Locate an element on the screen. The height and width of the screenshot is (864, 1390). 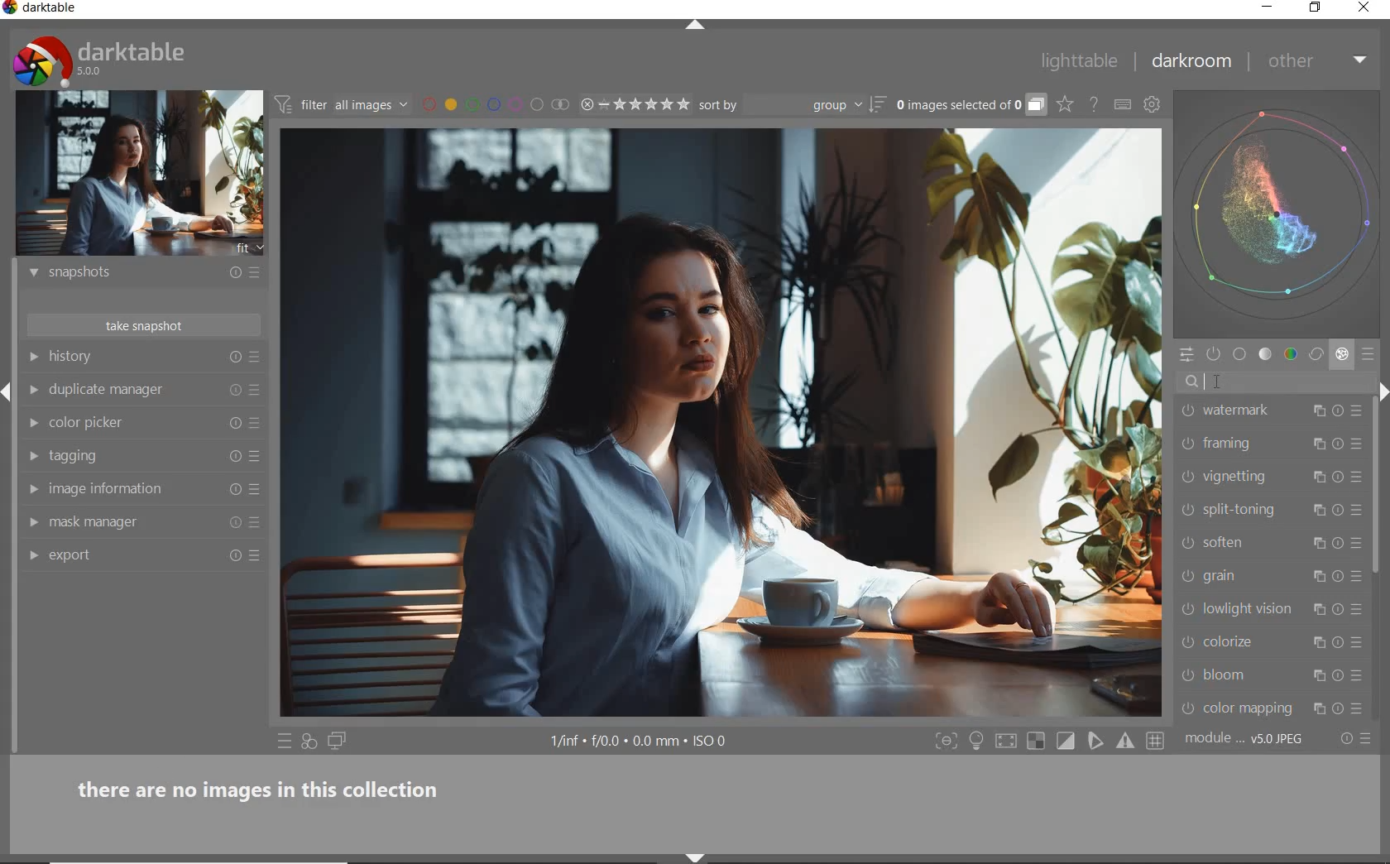
selected image is located at coordinates (720, 424).